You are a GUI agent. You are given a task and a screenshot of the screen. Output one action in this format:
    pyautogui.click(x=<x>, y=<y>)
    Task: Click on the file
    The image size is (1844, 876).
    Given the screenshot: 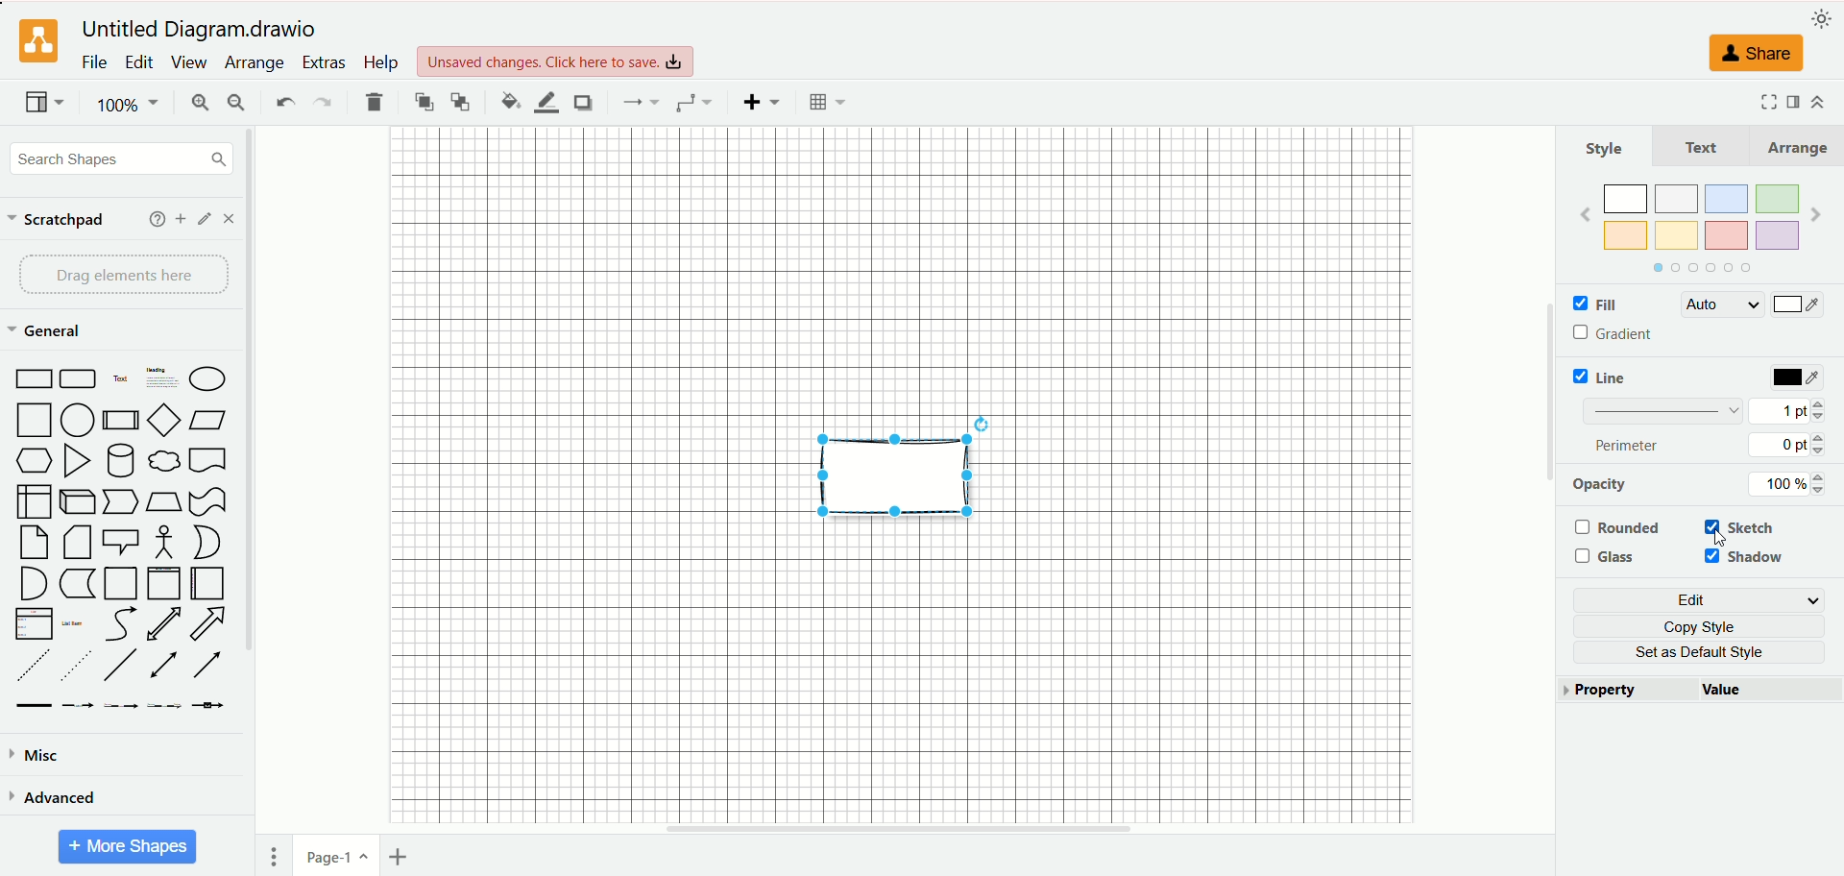 What is the action you would take?
    pyautogui.click(x=95, y=61)
    